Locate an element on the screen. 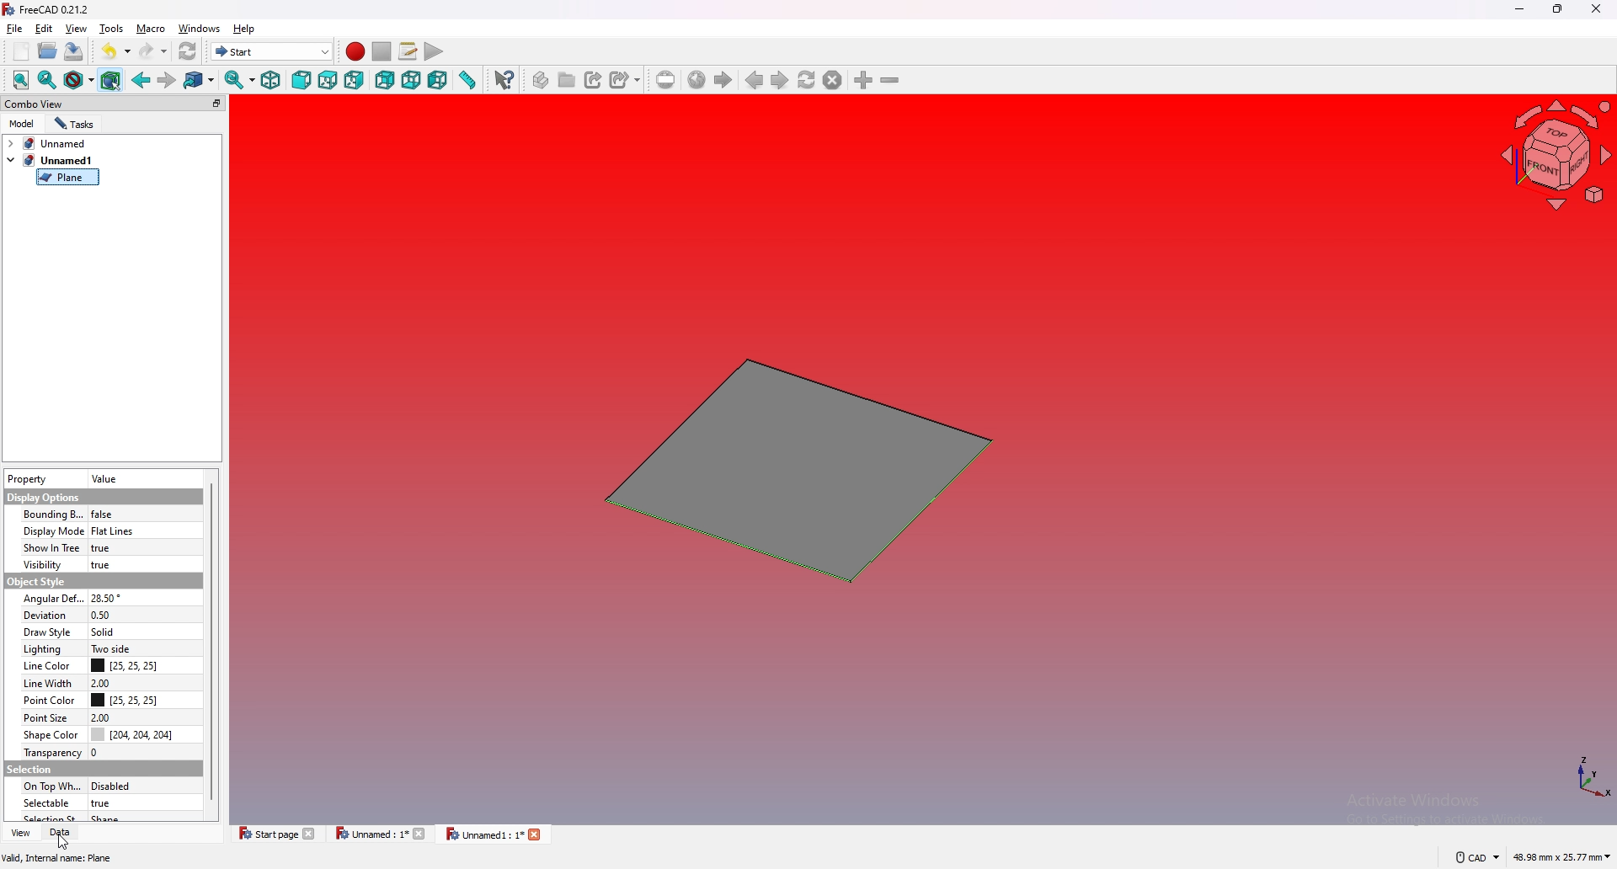 Image resolution: width=1617 pixels, height=869 pixels. angular deflection is located at coordinates (50, 597).